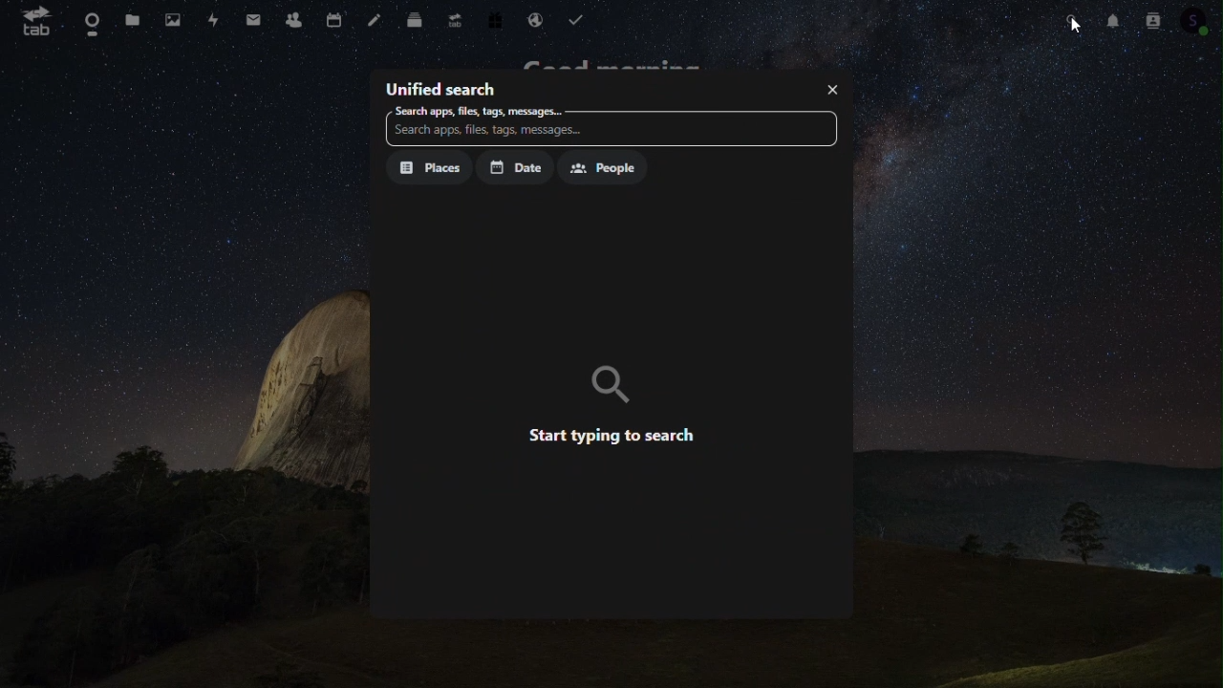  What do you see at coordinates (215, 21) in the screenshot?
I see `Activity ` at bounding box center [215, 21].